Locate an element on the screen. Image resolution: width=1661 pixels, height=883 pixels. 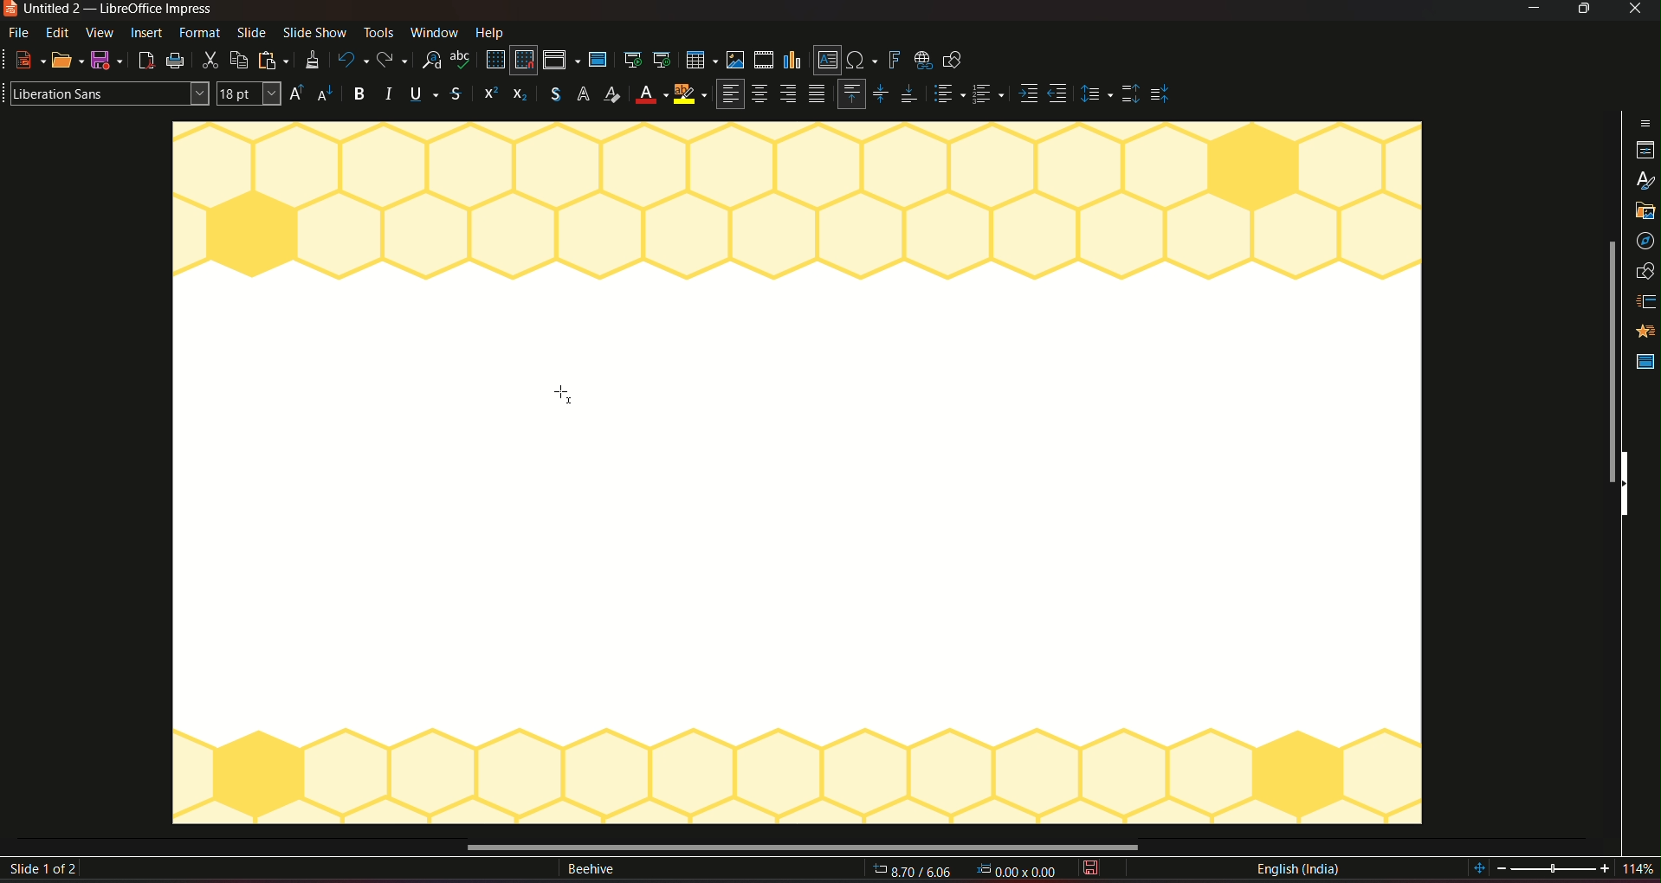
properties is located at coordinates (1644, 117).